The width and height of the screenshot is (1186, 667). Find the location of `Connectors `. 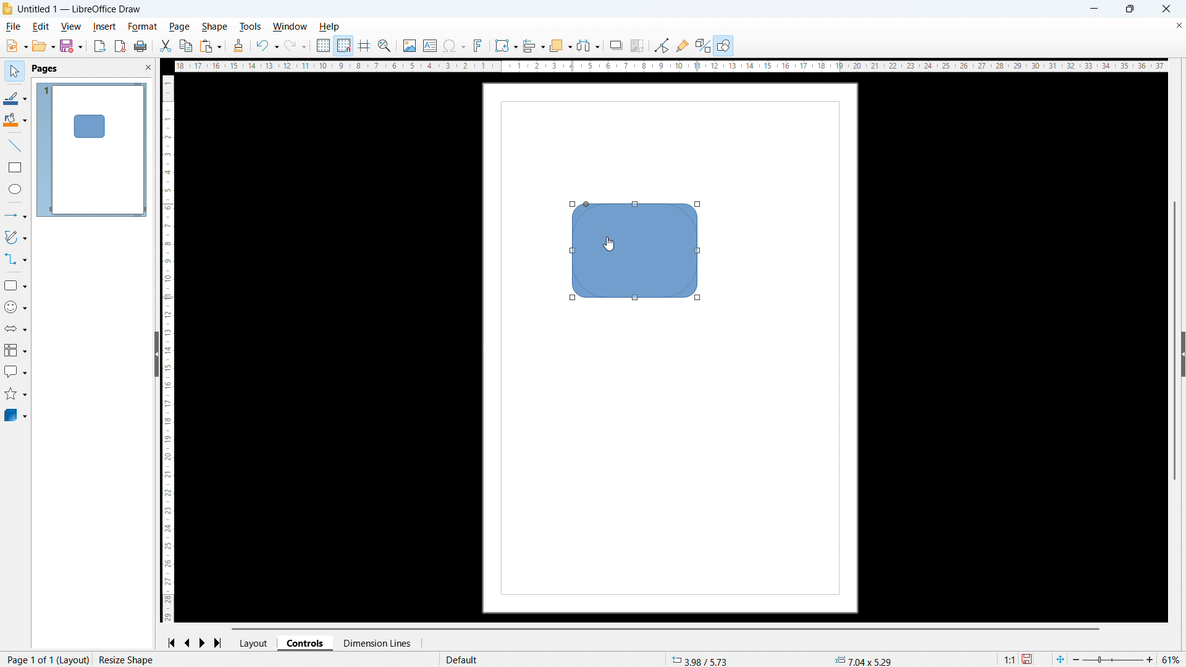

Connectors  is located at coordinates (16, 259).